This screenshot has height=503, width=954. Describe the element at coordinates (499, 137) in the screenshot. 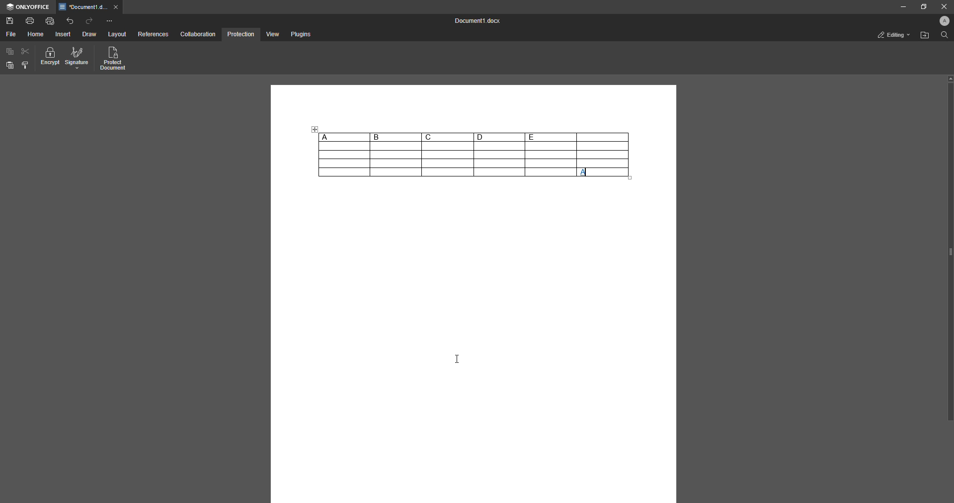

I see `D` at that location.